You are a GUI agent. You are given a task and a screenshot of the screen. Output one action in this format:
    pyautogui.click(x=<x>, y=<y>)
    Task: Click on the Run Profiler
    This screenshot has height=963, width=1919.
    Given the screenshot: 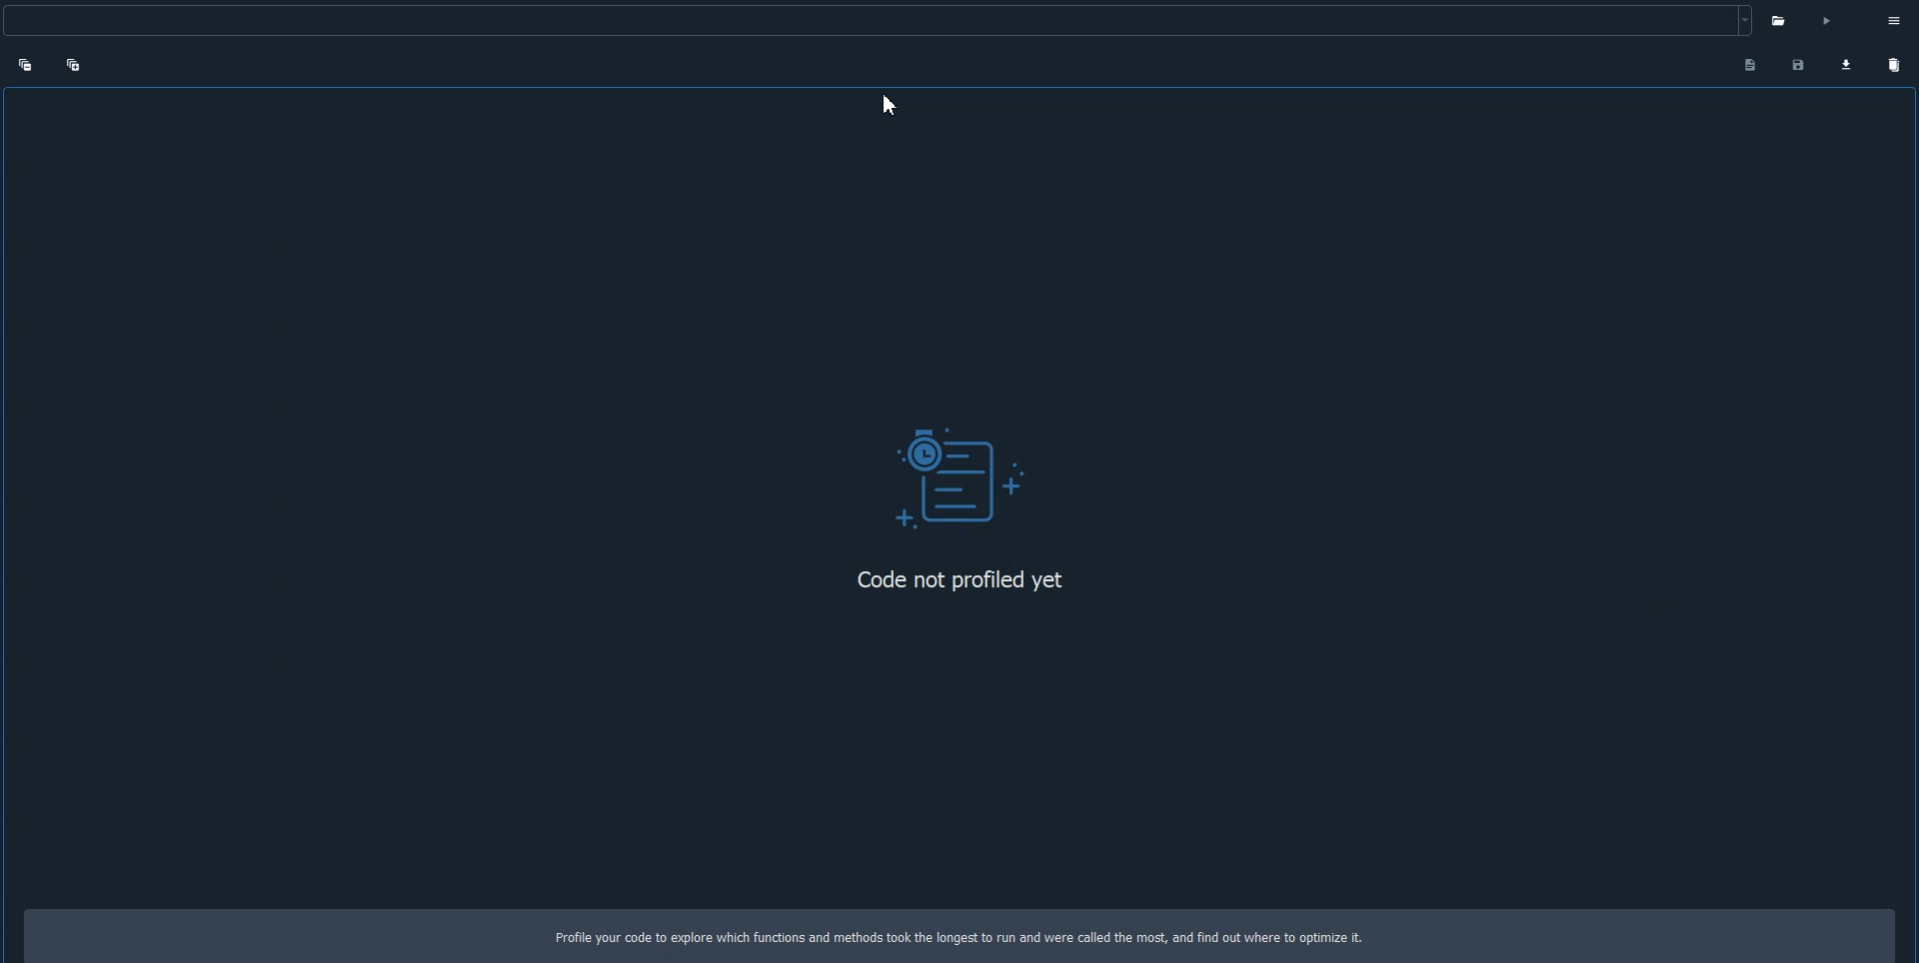 What is the action you would take?
    pyautogui.click(x=1785, y=19)
    